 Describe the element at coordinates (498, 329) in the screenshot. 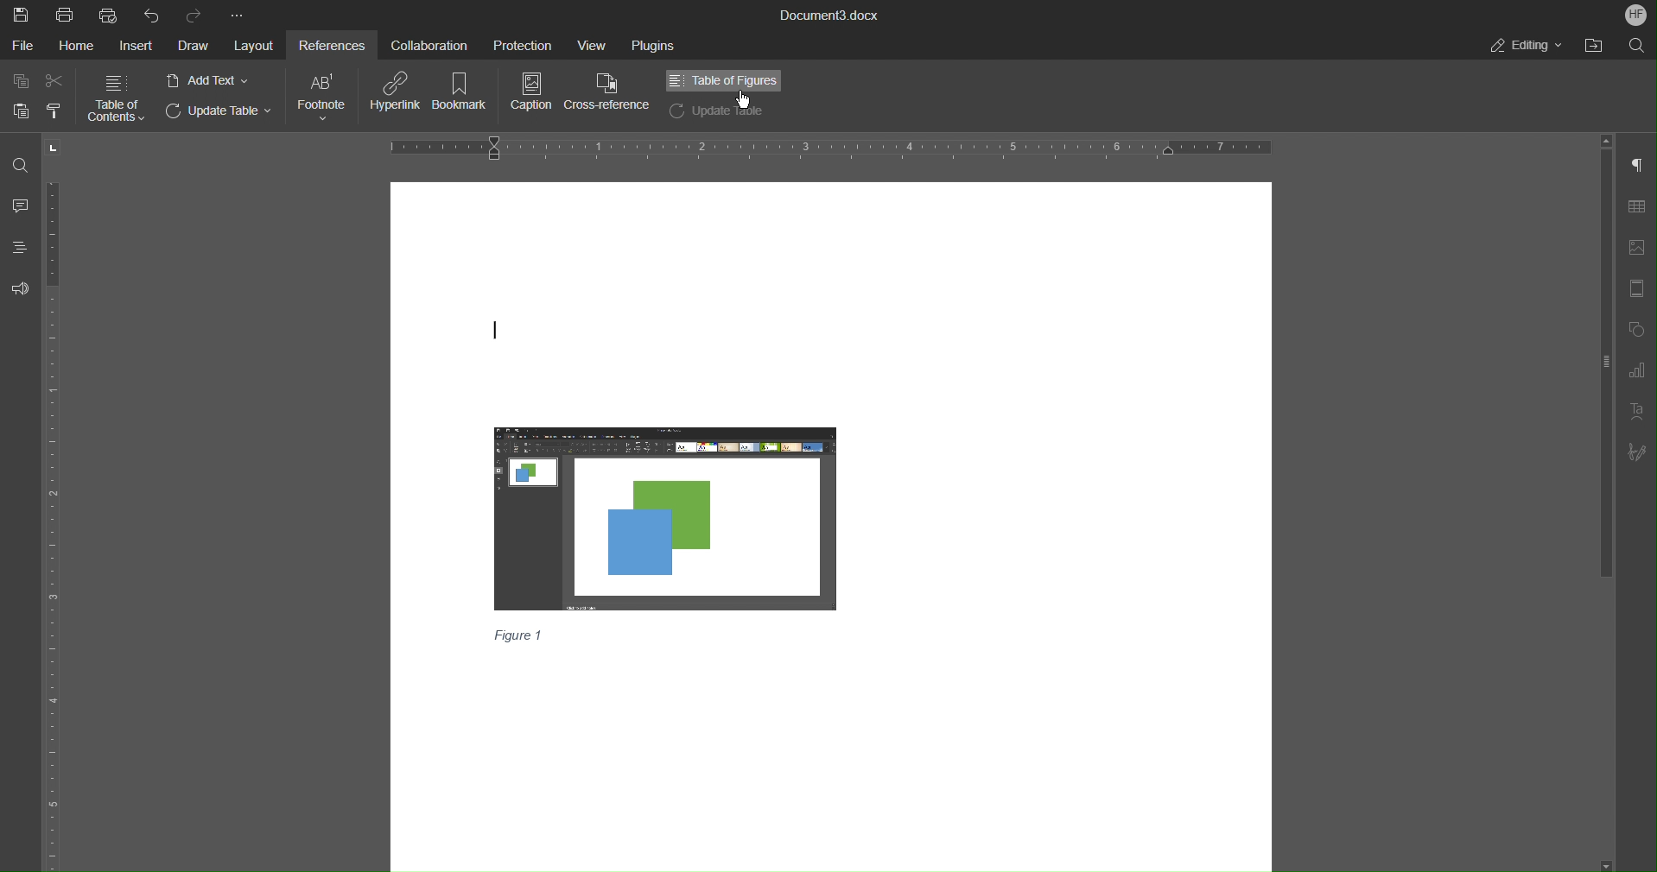

I see `text cursor` at that location.